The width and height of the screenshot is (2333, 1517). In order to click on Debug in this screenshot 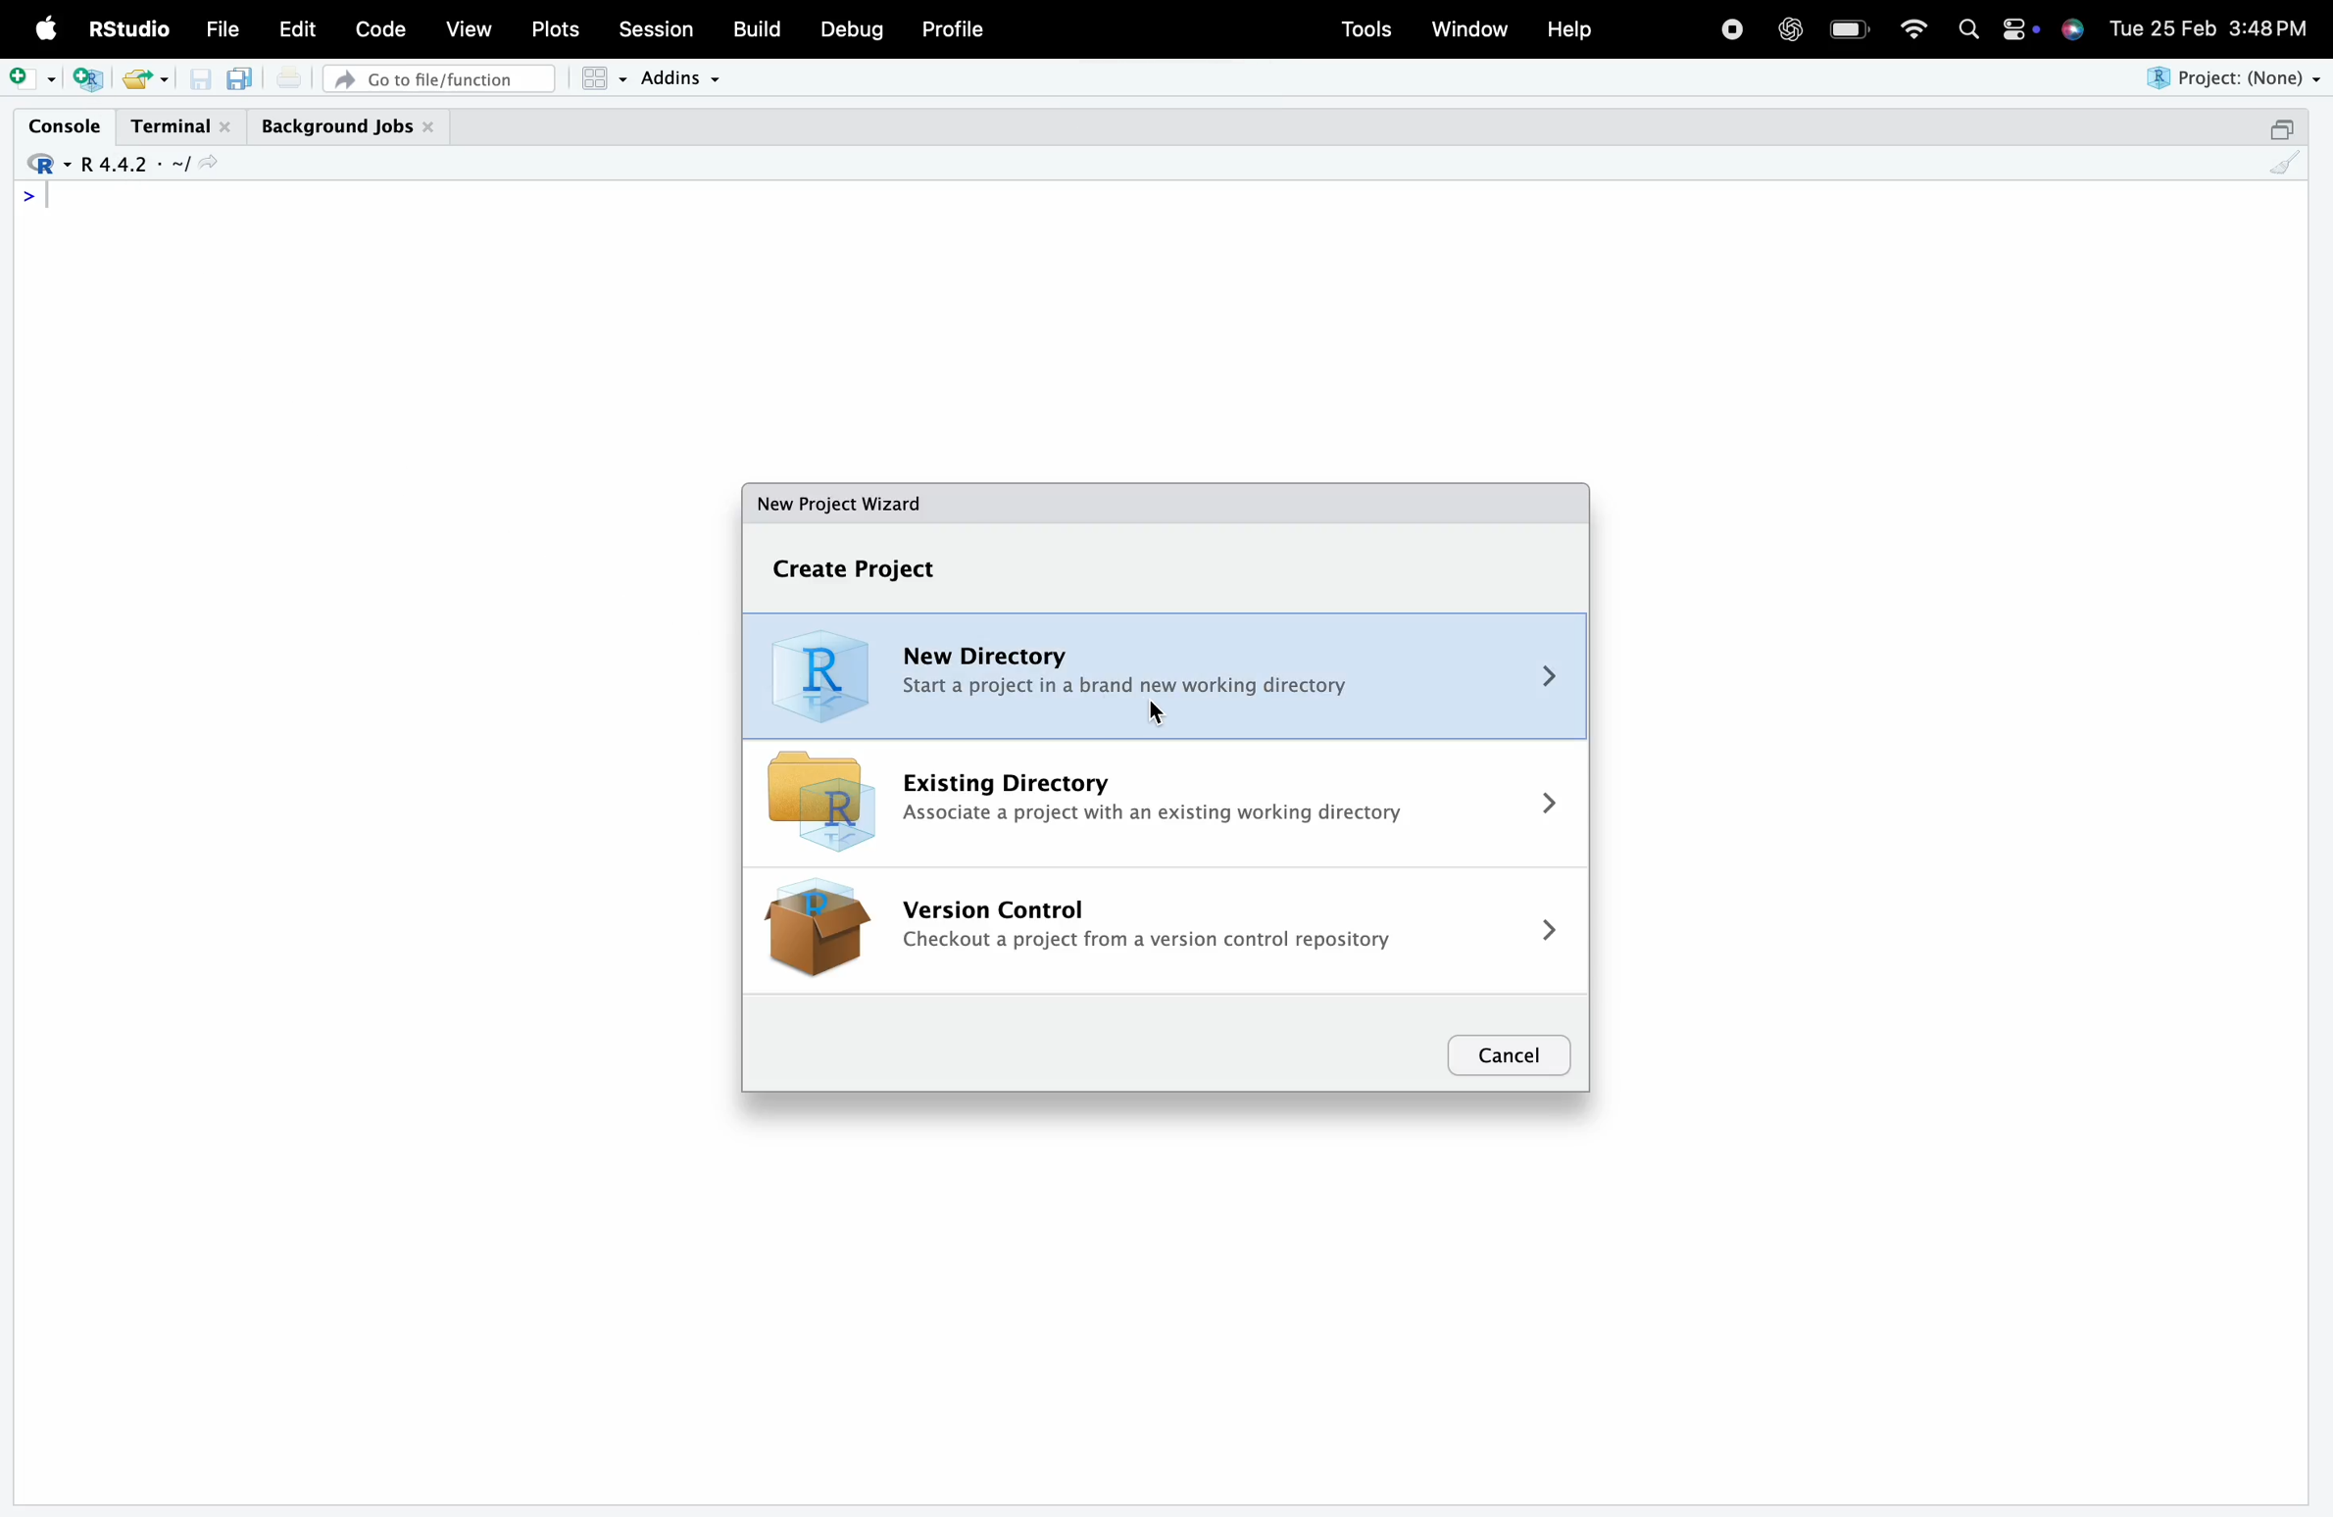, I will do `click(853, 29)`.